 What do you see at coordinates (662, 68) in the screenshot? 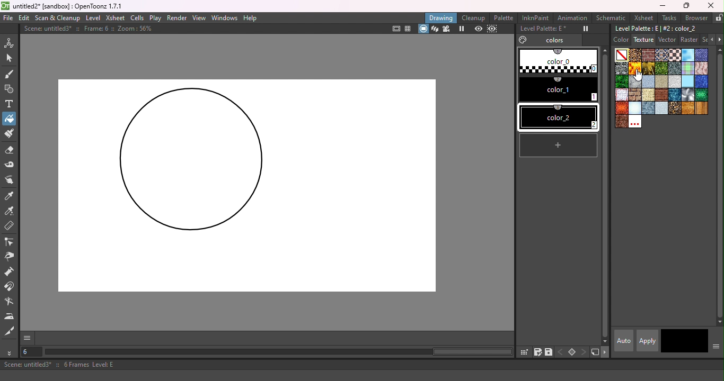
I see `Grass.bmp` at bounding box center [662, 68].